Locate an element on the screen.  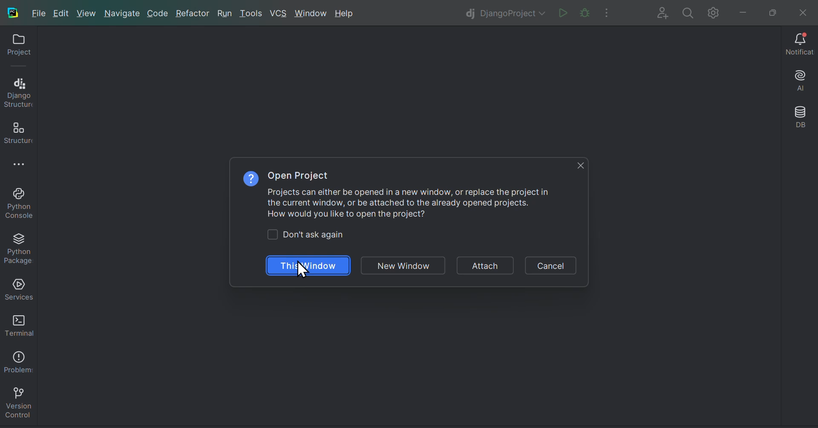
Refractor is located at coordinates (193, 13).